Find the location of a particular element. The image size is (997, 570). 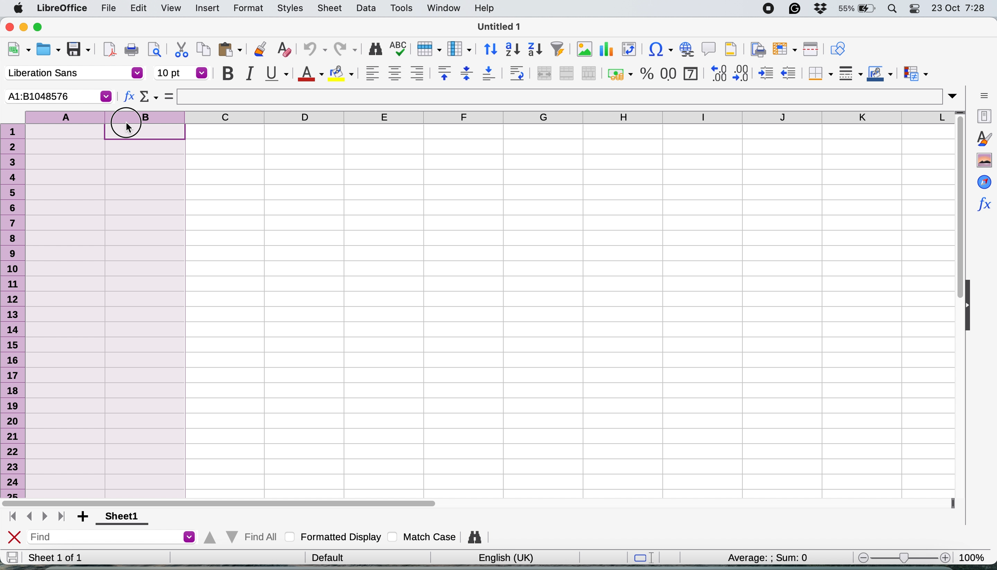

sheet is located at coordinates (332, 8).